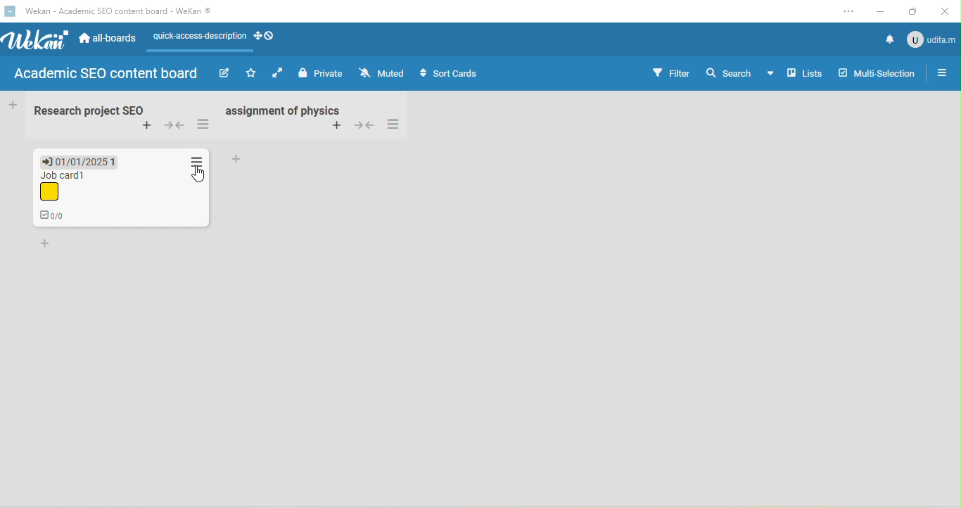  What do you see at coordinates (336, 126) in the screenshot?
I see `add` at bounding box center [336, 126].